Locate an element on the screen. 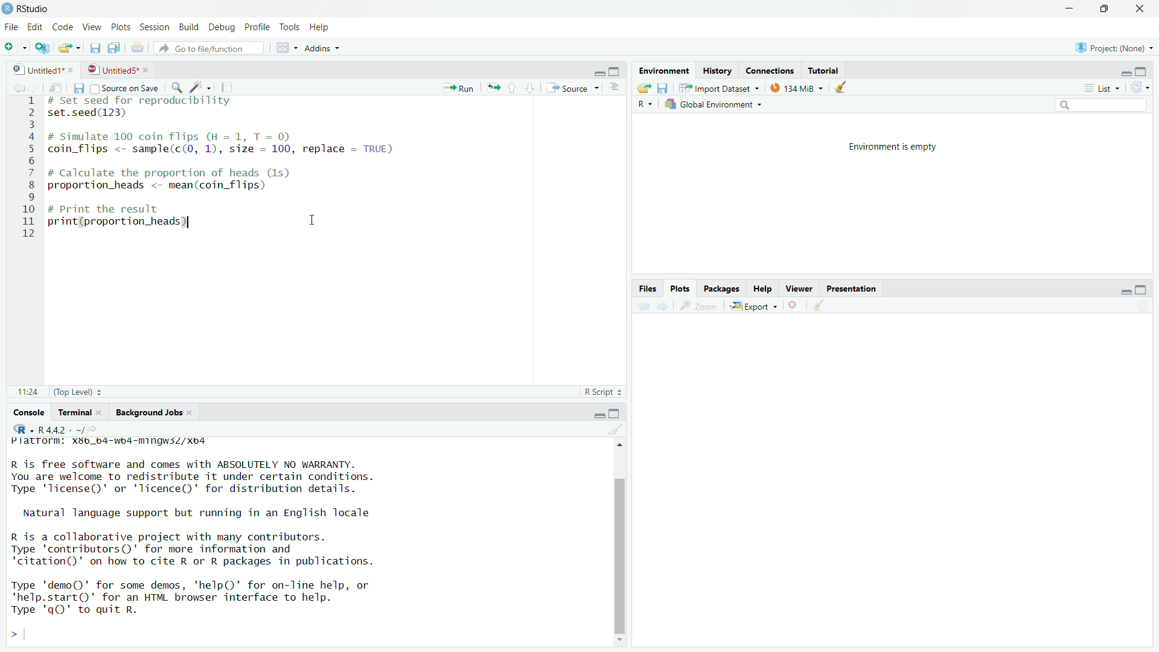 Image resolution: width=1159 pixels, height=652 pixels. Packages is located at coordinates (722, 289).